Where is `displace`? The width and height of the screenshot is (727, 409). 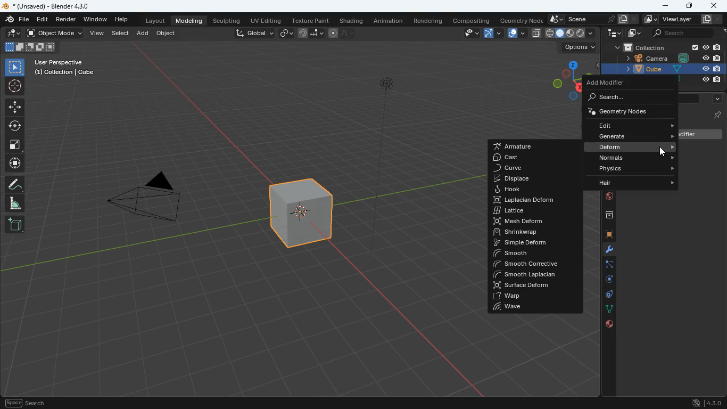
displace is located at coordinates (517, 179).